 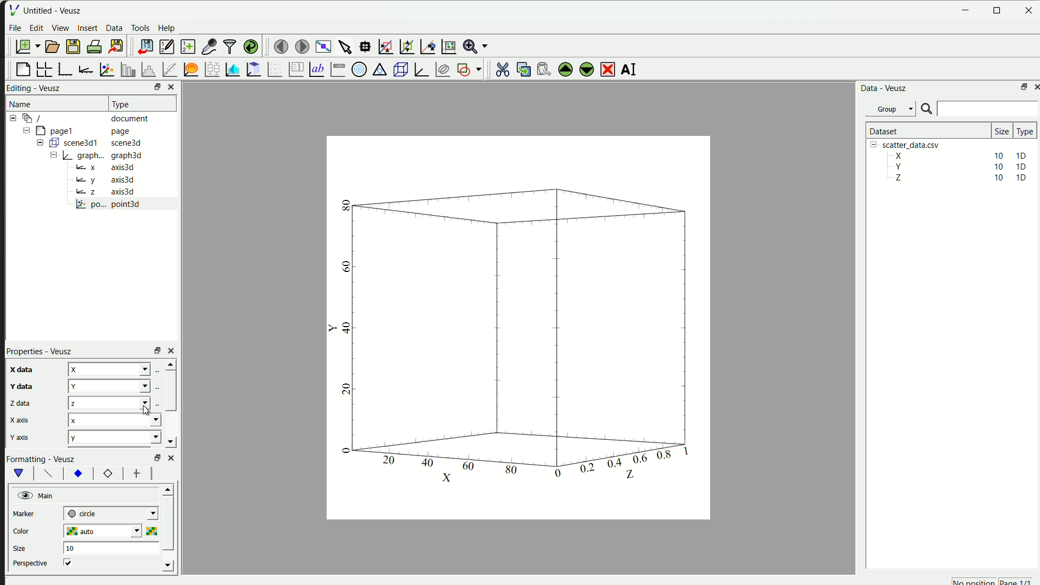 What do you see at coordinates (399, 69) in the screenshot?
I see `3D scene` at bounding box center [399, 69].